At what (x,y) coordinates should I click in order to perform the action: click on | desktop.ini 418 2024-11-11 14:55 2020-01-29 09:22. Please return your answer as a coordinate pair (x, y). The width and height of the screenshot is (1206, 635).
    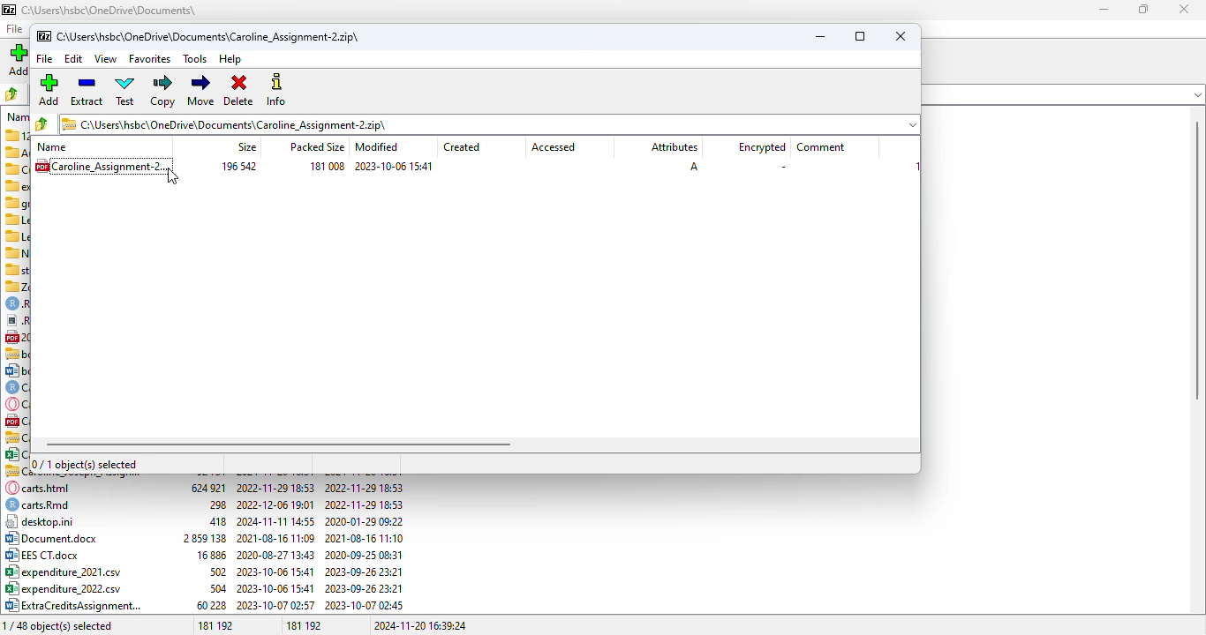
    Looking at the image, I should click on (204, 521).